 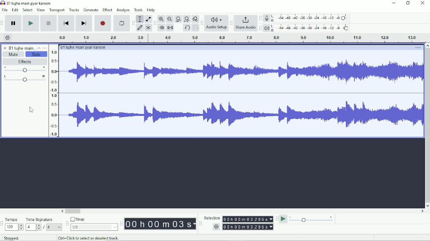 What do you see at coordinates (200, 224) in the screenshot?
I see `Audacity selection toolbar` at bounding box center [200, 224].